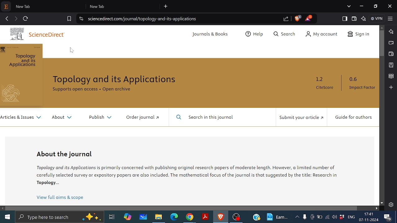 This screenshot has height=223, width=397. Describe the element at coordinates (98, 116) in the screenshot. I see `Publish` at that location.